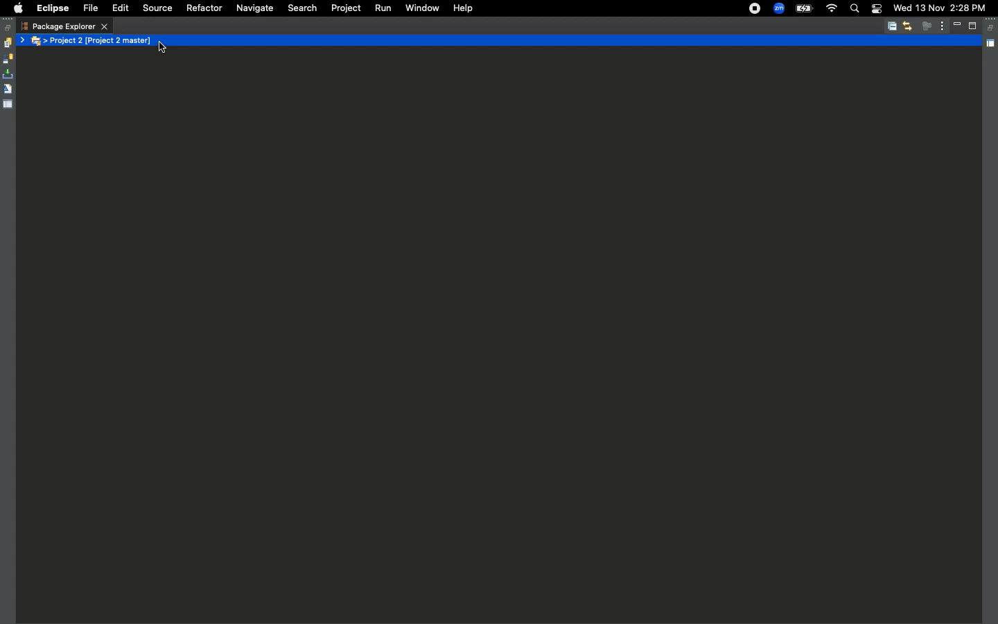 The image size is (998, 624). I want to click on Synchronize, so click(8, 59).